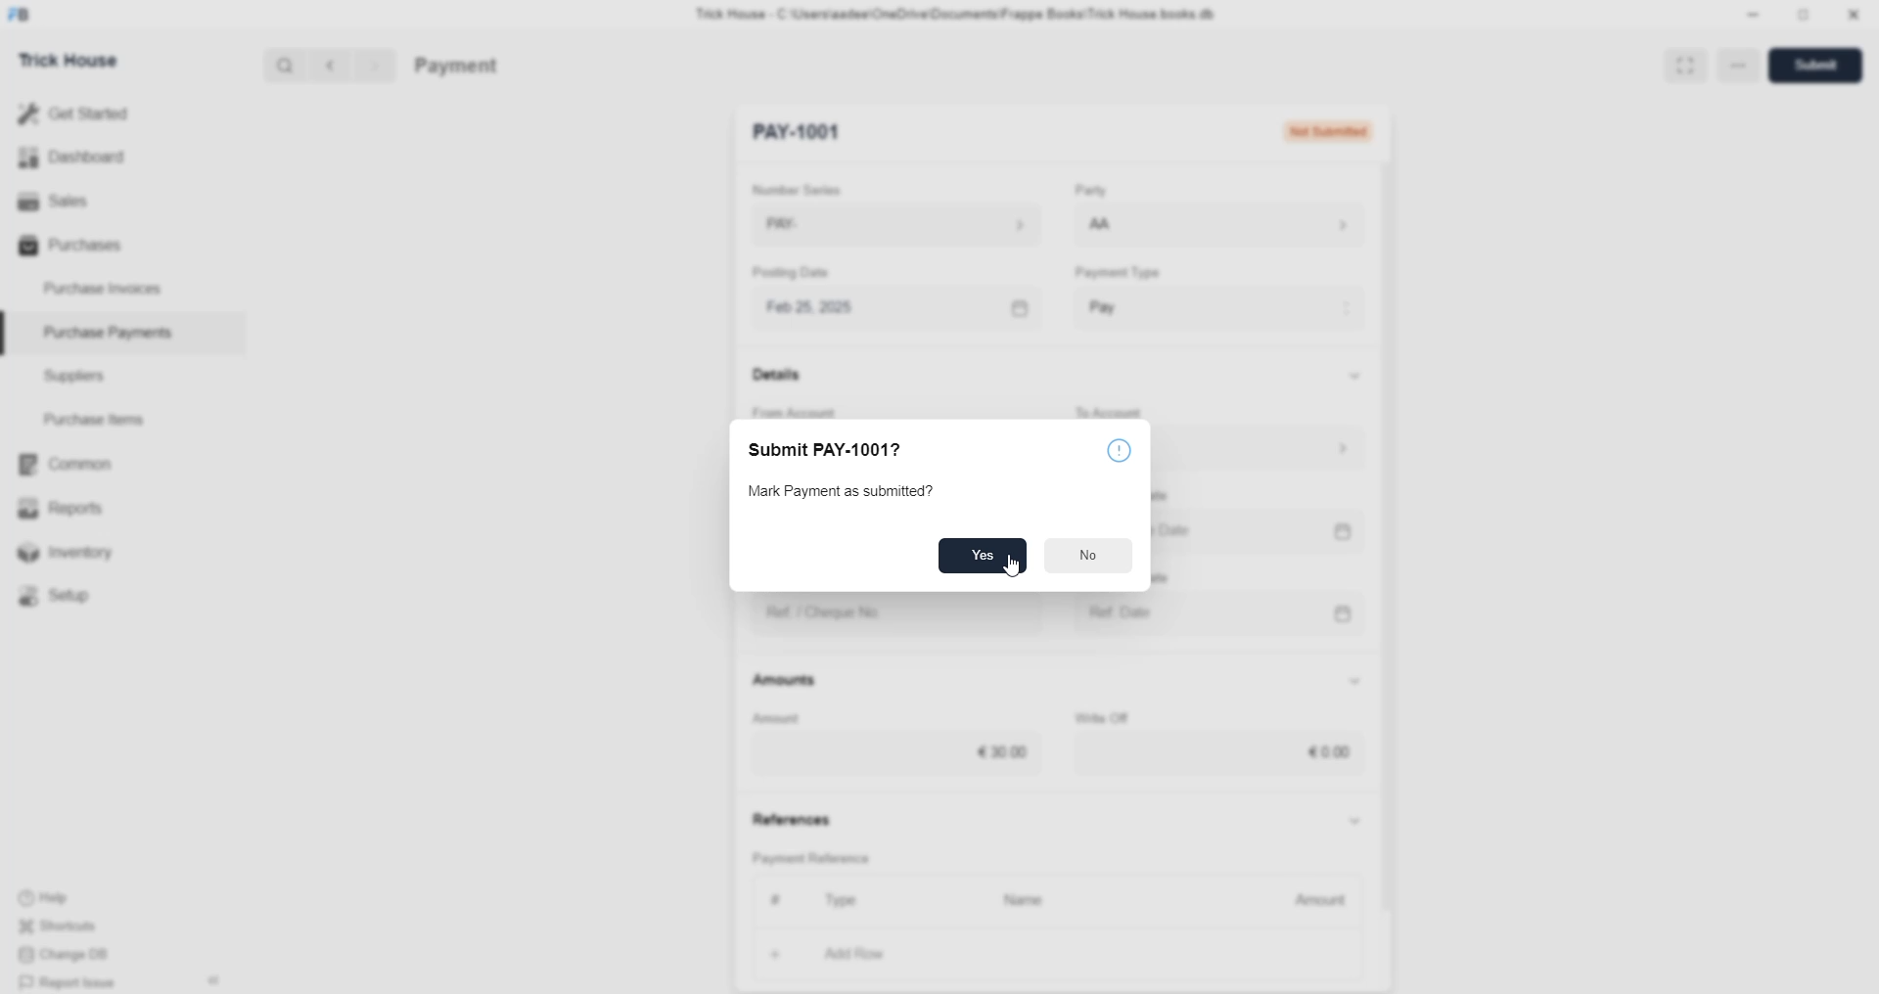 This screenshot has height=994, width=1879. Describe the element at coordinates (1088, 192) in the screenshot. I see `Party` at that location.